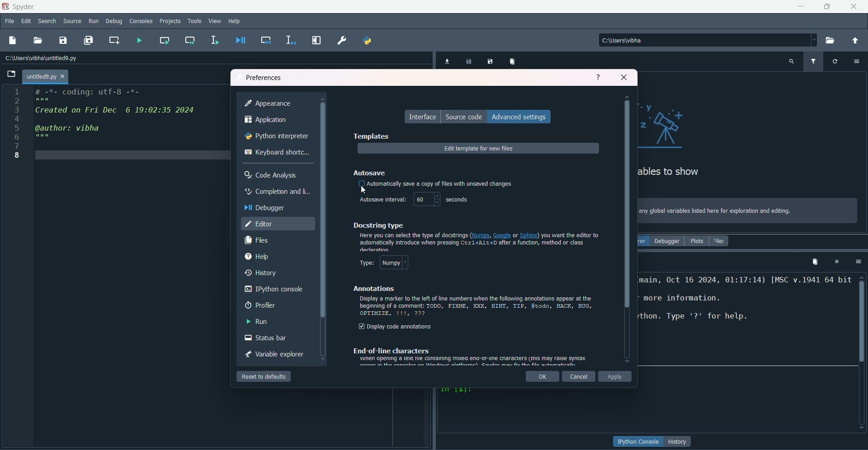 The width and height of the screenshot is (868, 450). I want to click on save data as, so click(491, 62).